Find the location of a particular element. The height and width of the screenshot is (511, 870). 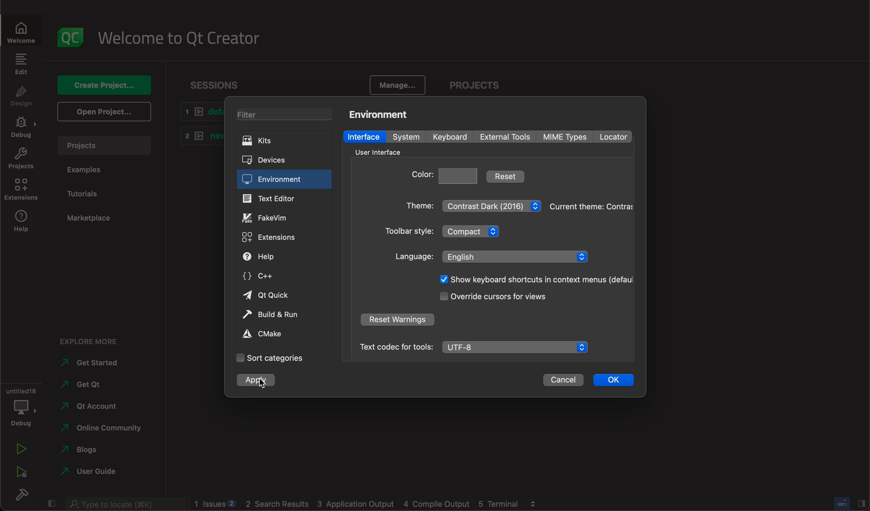

types is located at coordinates (568, 137).